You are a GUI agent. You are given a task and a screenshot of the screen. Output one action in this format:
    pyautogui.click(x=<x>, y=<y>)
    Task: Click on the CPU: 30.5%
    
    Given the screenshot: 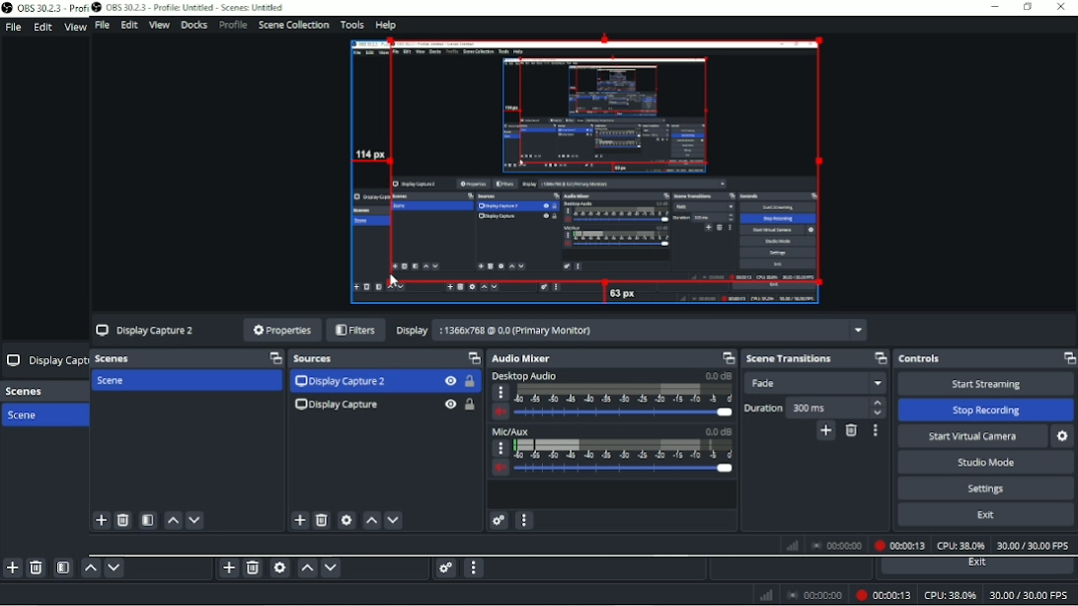 What is the action you would take?
    pyautogui.click(x=959, y=544)
    